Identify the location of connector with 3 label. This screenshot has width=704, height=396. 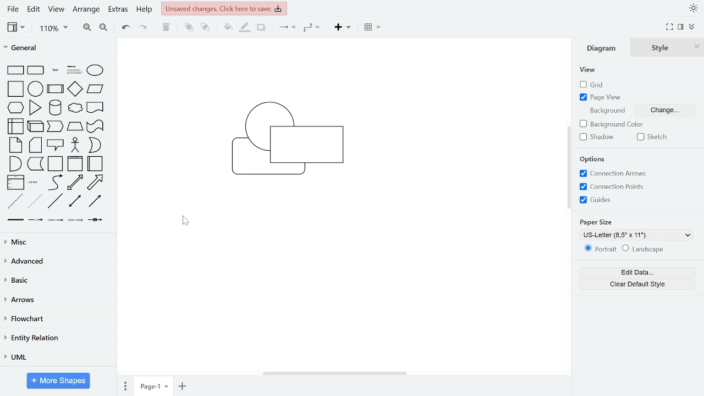
(76, 221).